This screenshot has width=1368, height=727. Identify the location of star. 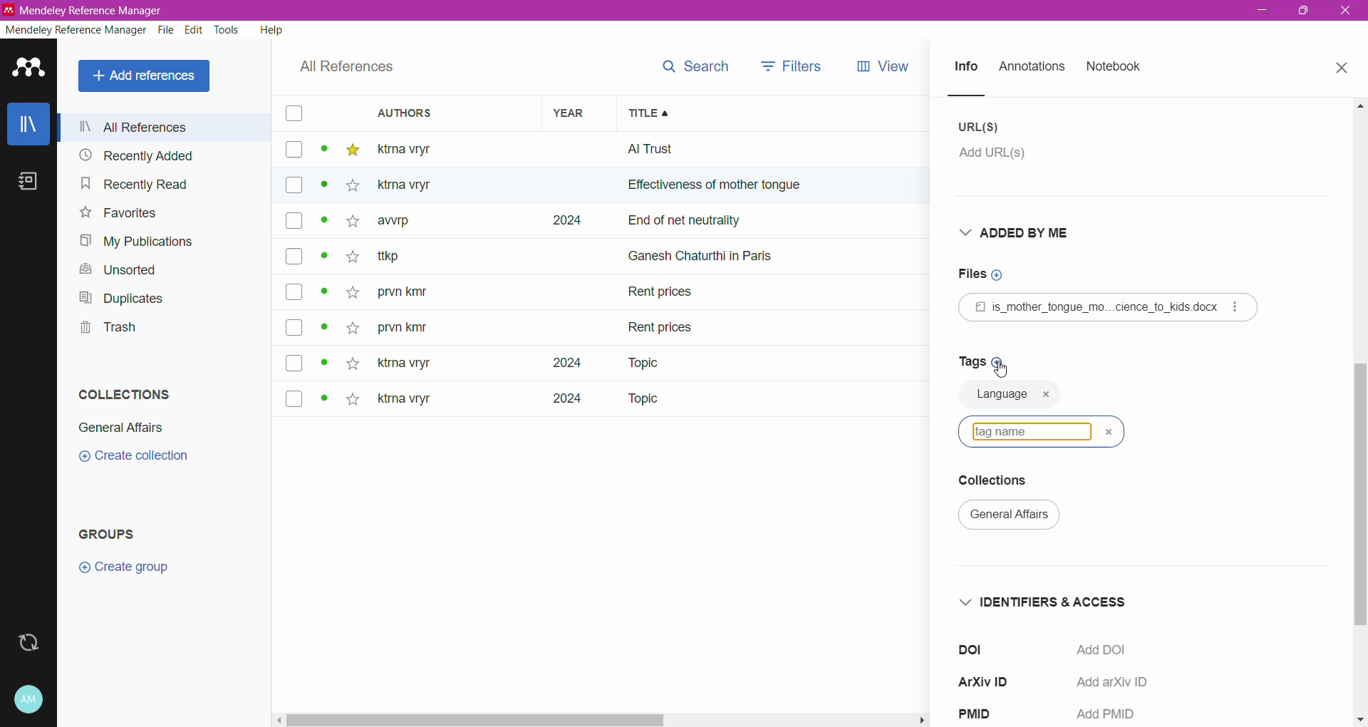
(353, 362).